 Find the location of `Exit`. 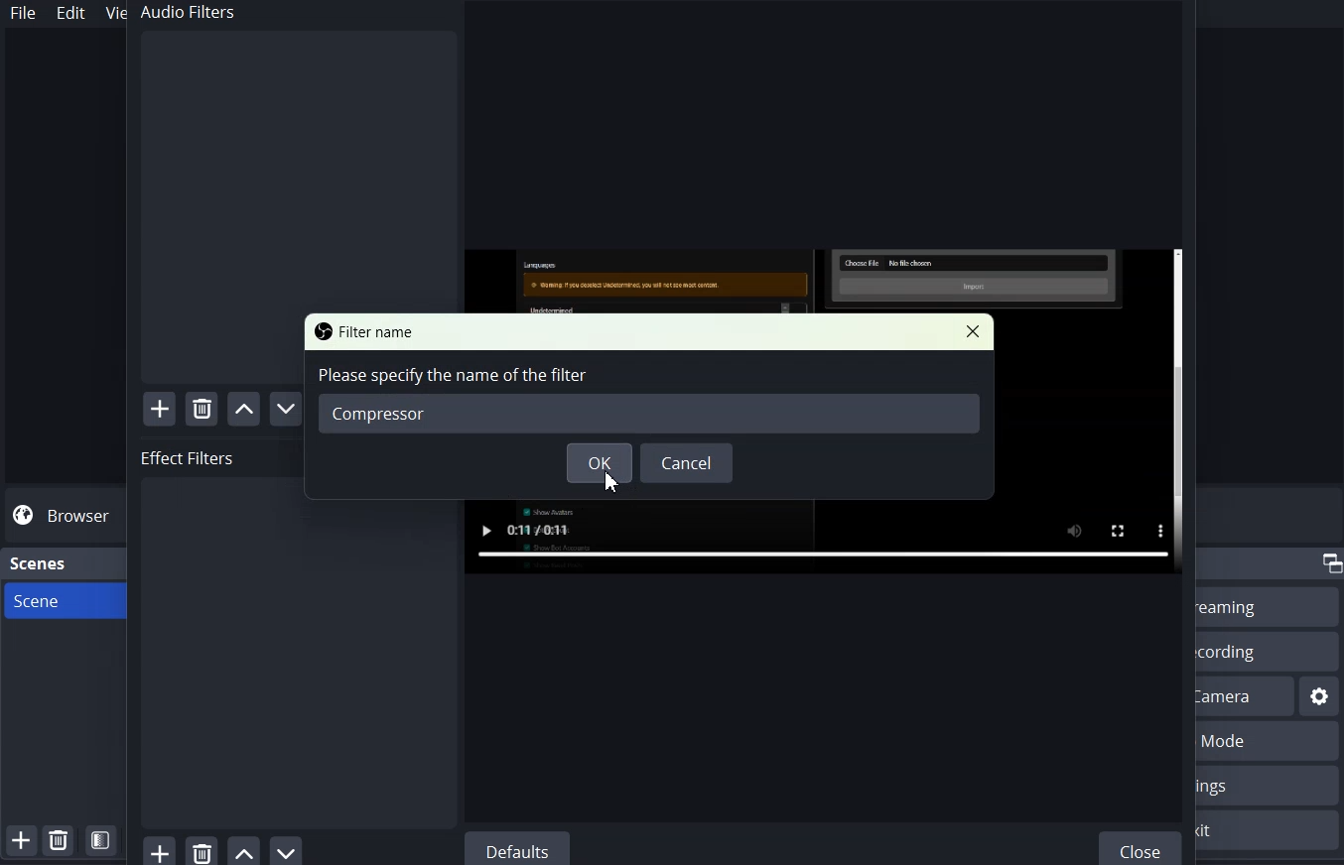

Exit is located at coordinates (1270, 830).